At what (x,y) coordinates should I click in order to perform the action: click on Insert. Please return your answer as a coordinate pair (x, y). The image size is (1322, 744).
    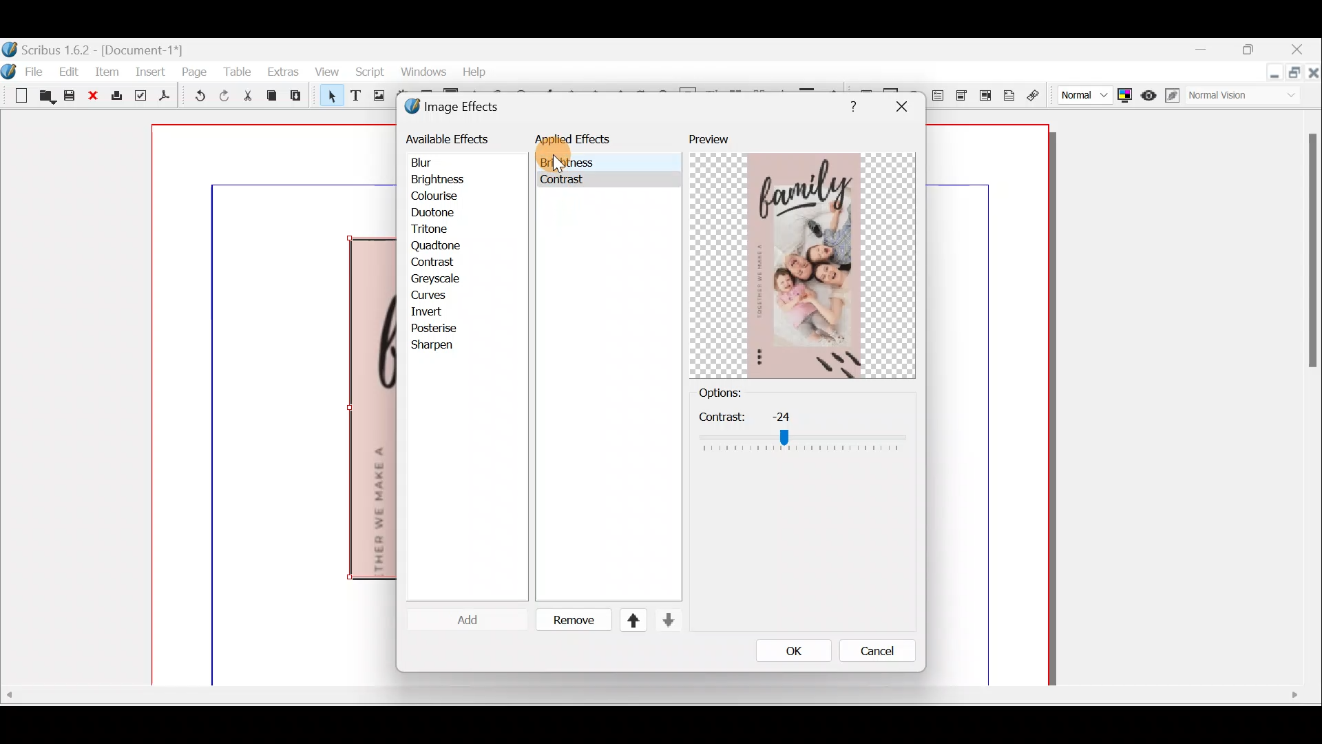
    Looking at the image, I should click on (151, 71).